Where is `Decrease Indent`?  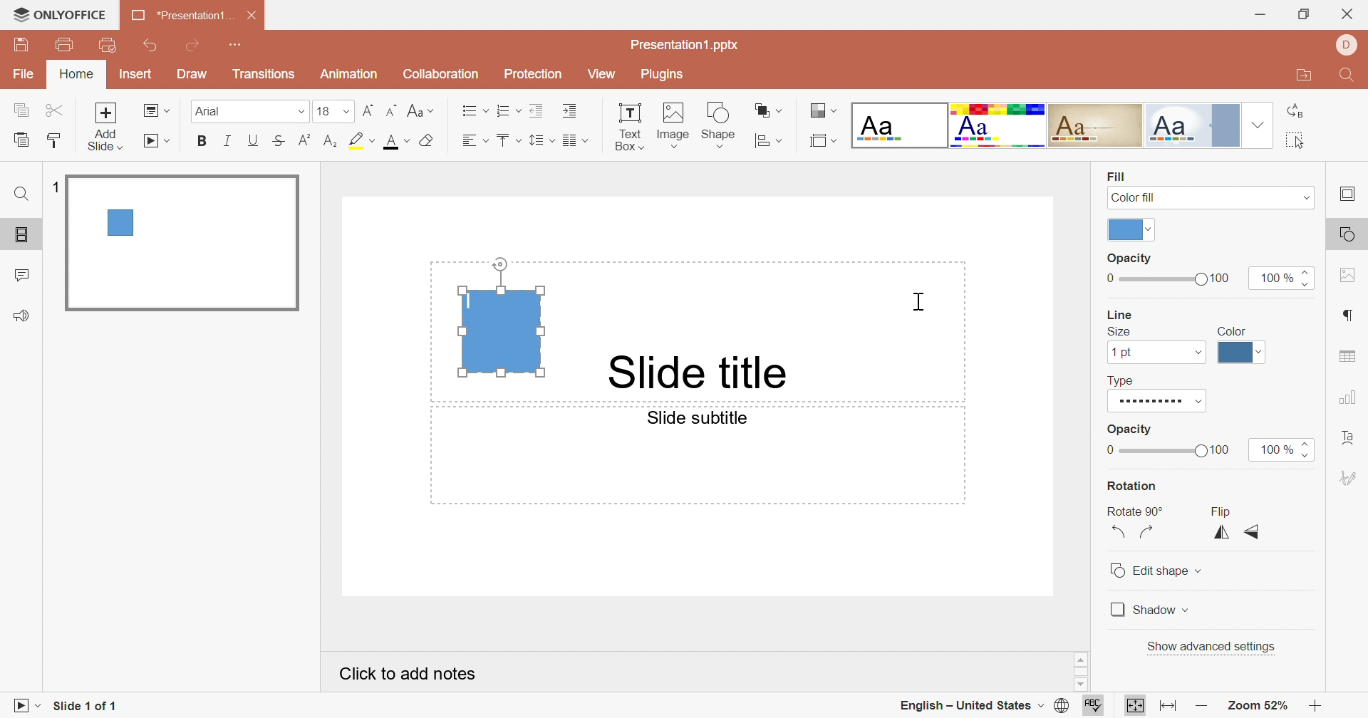
Decrease Indent is located at coordinates (538, 110).